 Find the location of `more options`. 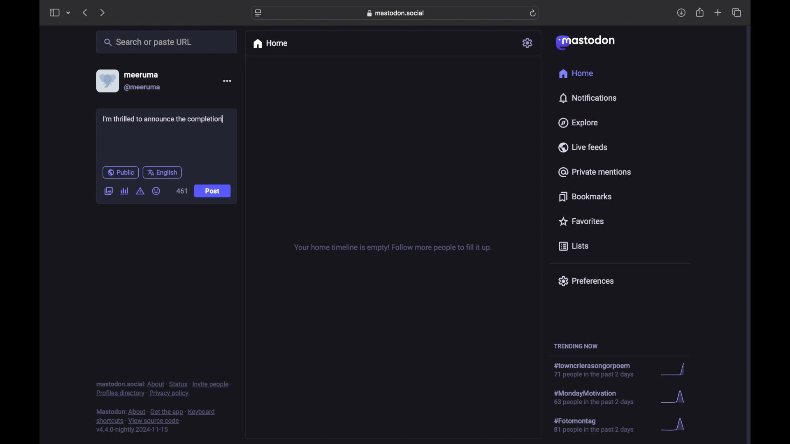

more options is located at coordinates (227, 81).